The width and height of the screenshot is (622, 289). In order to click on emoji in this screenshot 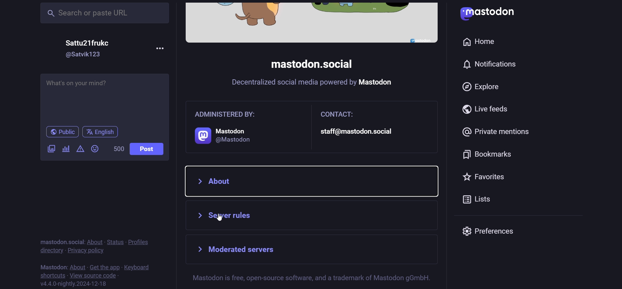, I will do `click(96, 148)`.